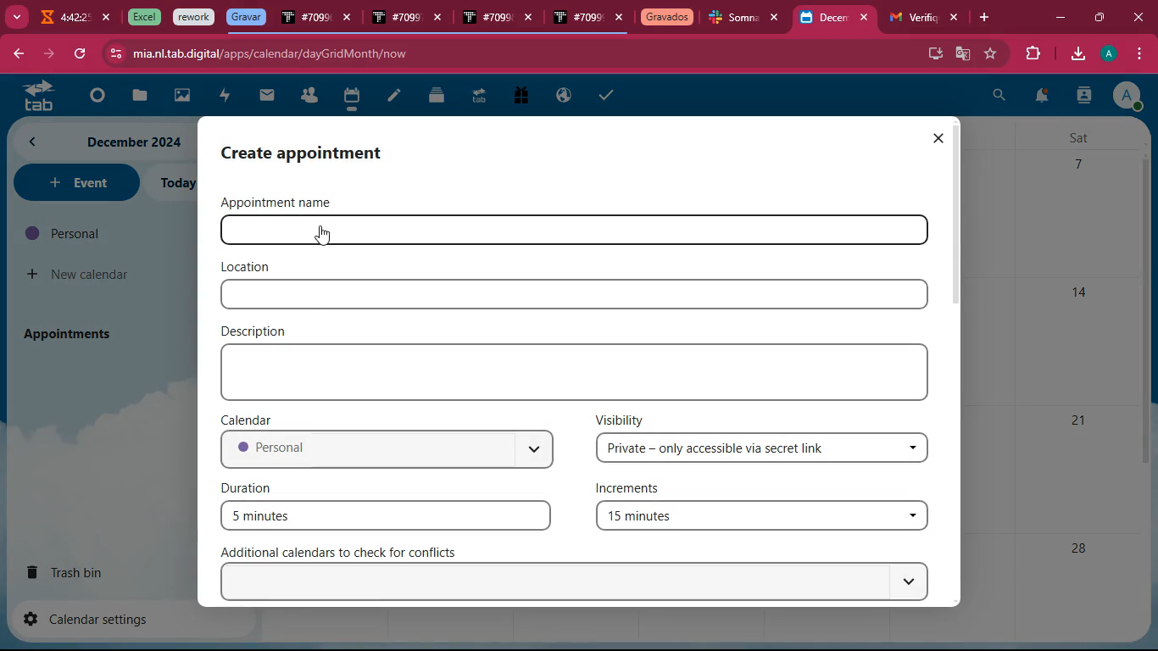 Image resolution: width=1158 pixels, height=651 pixels. Describe the element at coordinates (258, 330) in the screenshot. I see `description` at that location.